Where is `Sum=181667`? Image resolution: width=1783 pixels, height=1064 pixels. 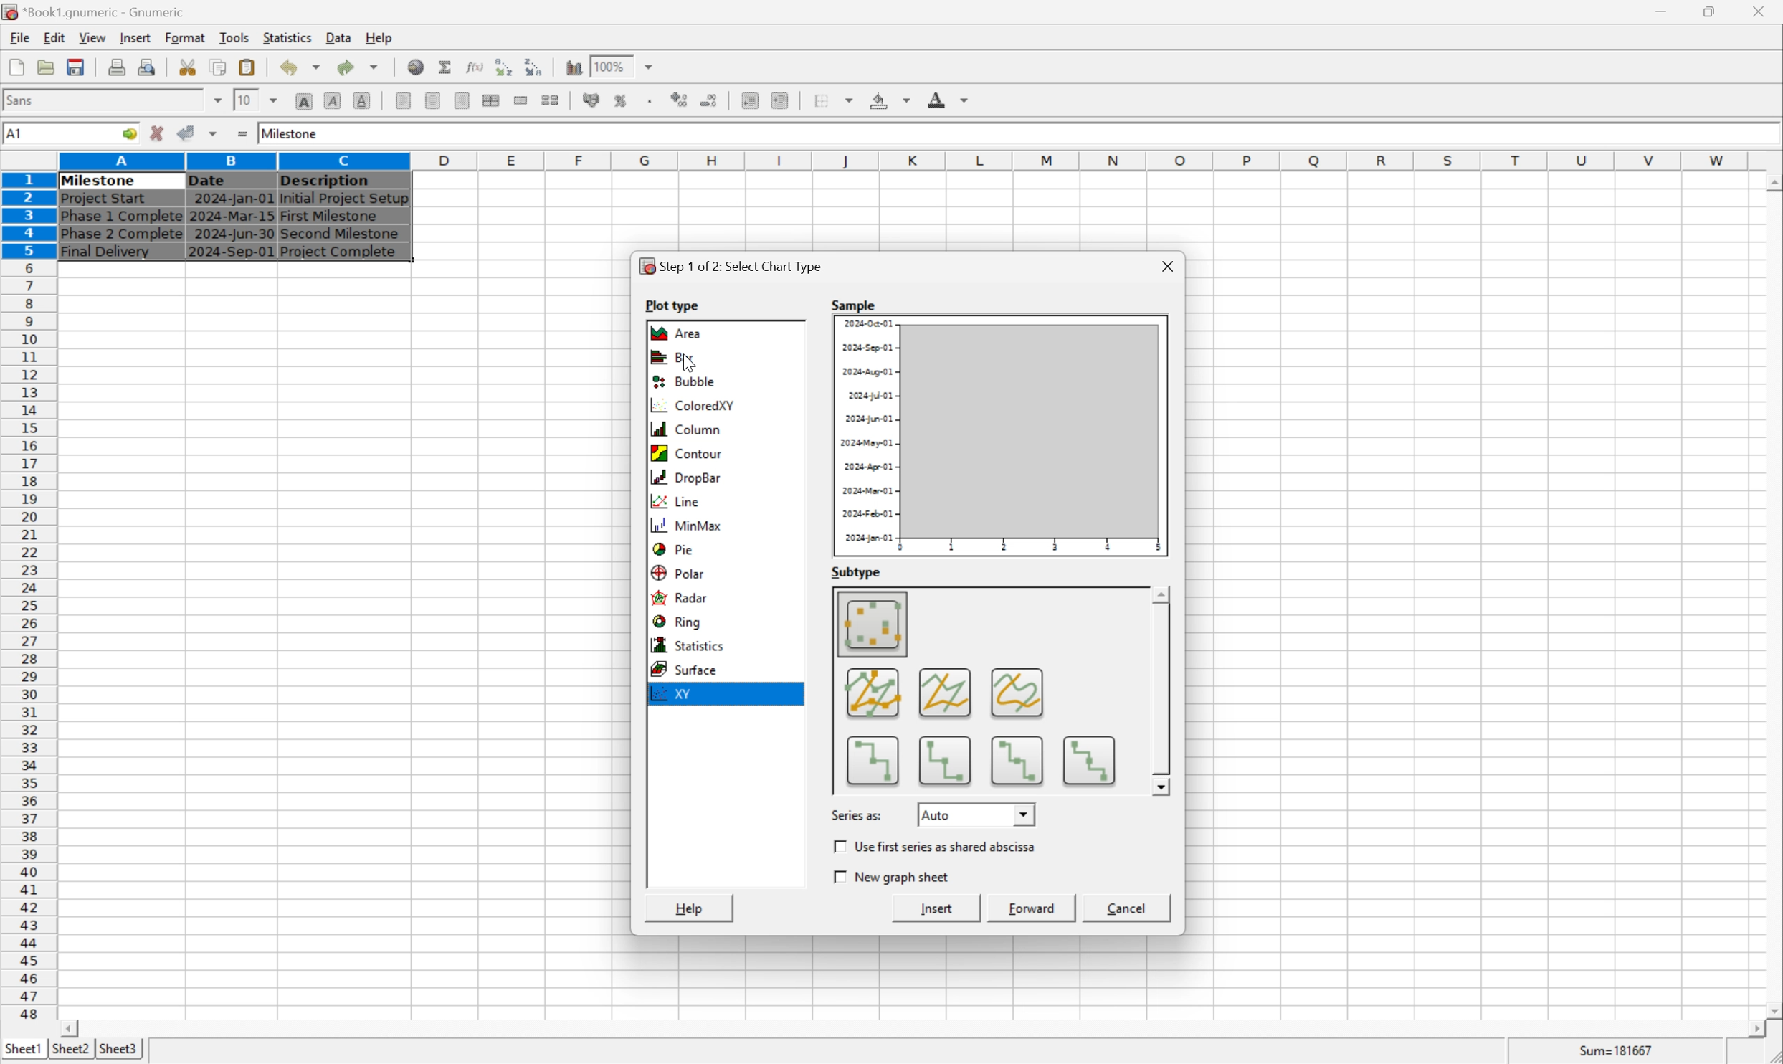 Sum=181667 is located at coordinates (1618, 1049).